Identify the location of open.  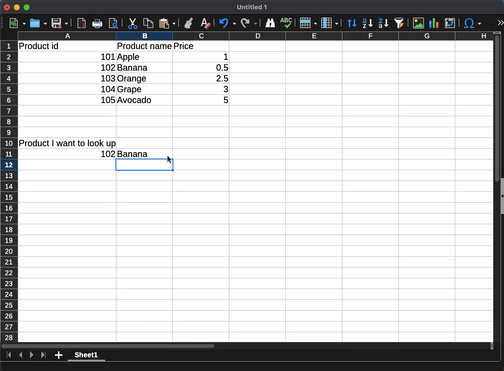
(38, 23).